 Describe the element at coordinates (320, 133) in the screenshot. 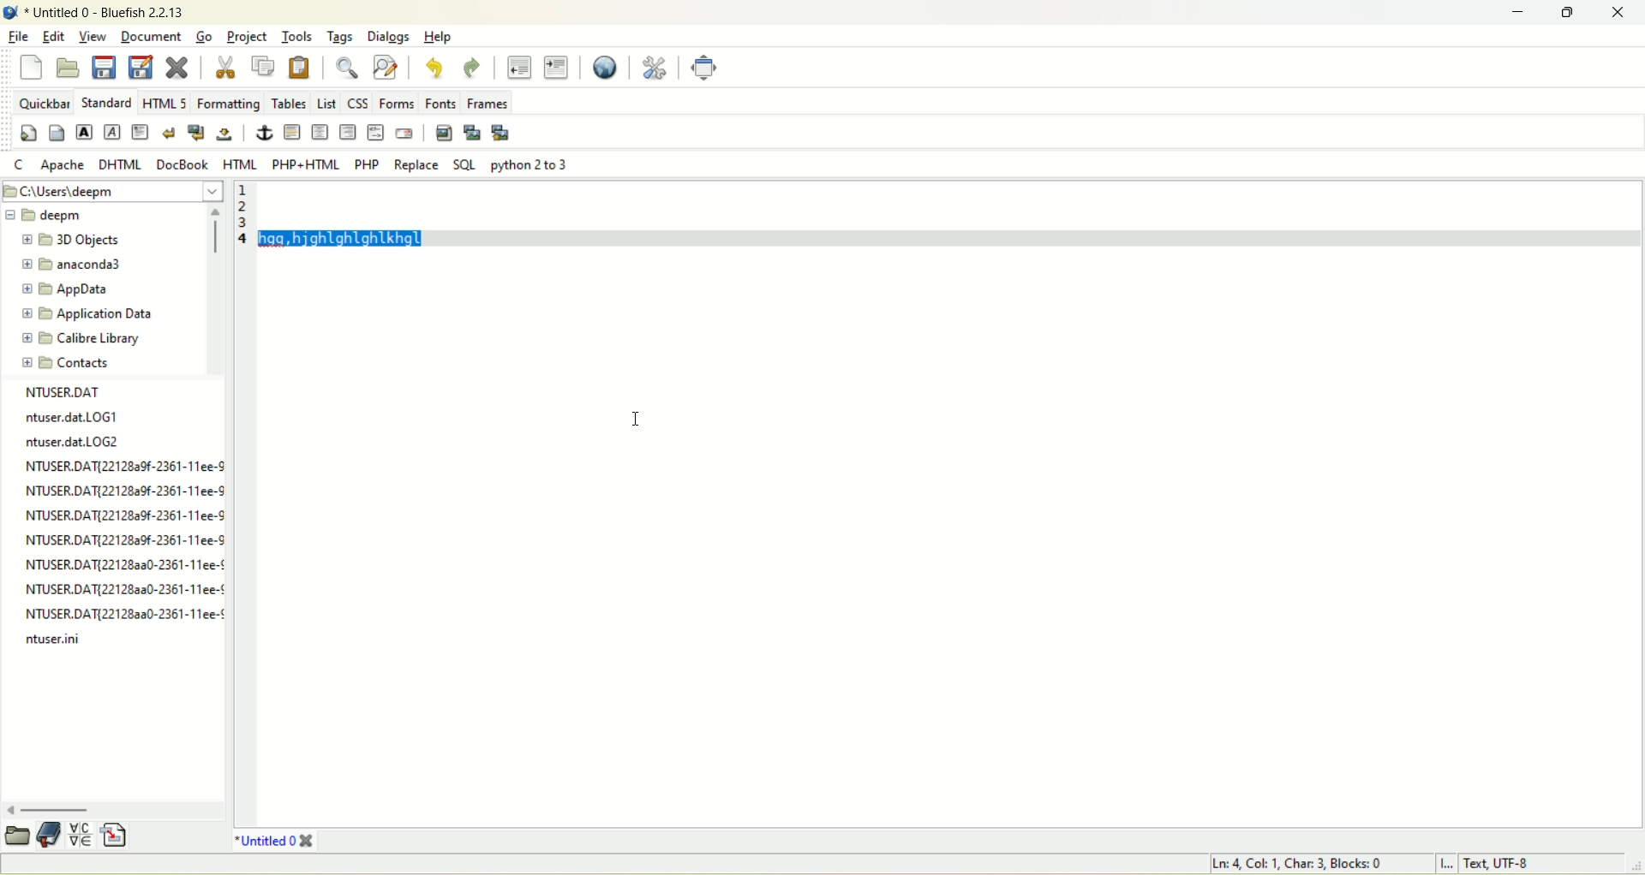

I see `center` at that location.